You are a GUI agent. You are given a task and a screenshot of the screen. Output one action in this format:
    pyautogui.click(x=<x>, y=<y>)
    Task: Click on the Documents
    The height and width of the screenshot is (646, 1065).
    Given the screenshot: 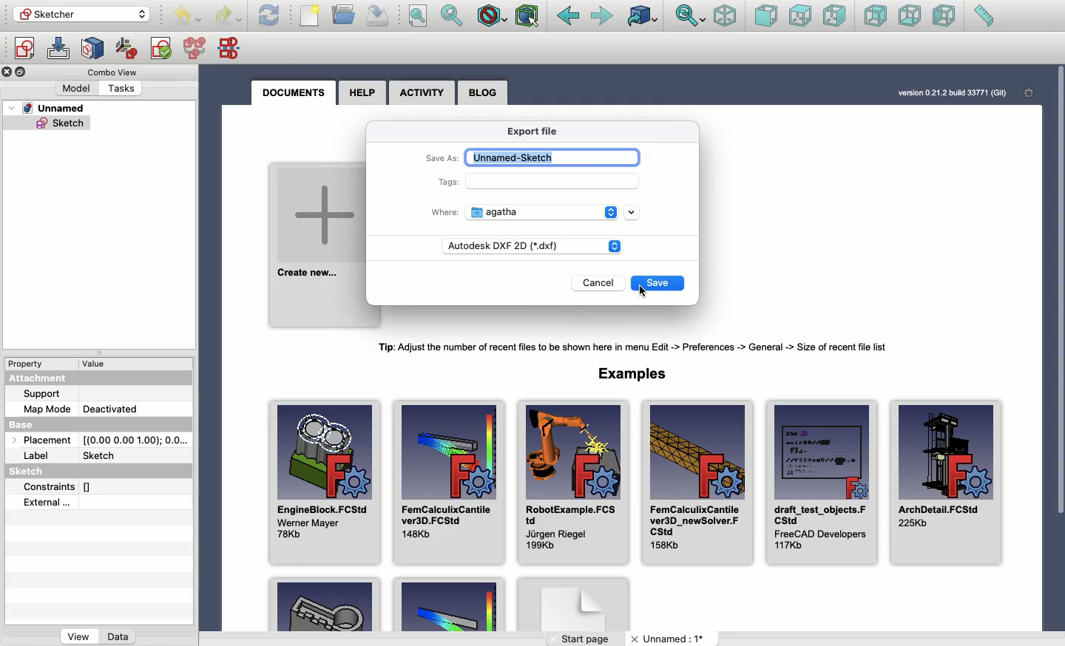 What is the action you would take?
    pyautogui.click(x=292, y=92)
    